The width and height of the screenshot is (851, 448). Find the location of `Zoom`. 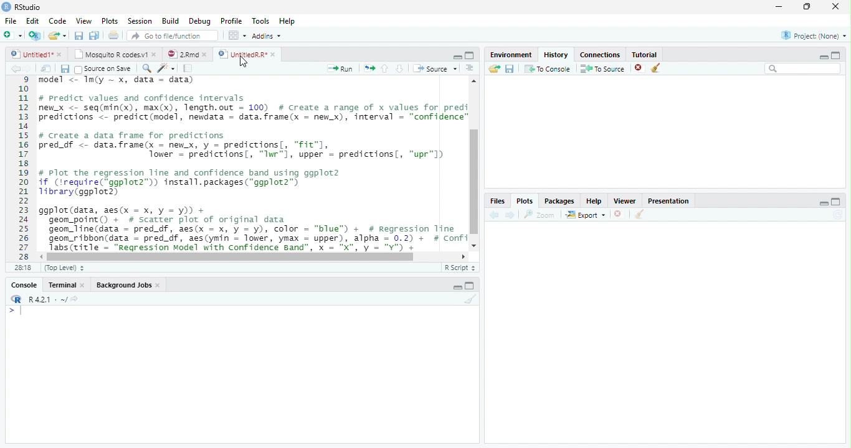

Zoom is located at coordinates (146, 70).